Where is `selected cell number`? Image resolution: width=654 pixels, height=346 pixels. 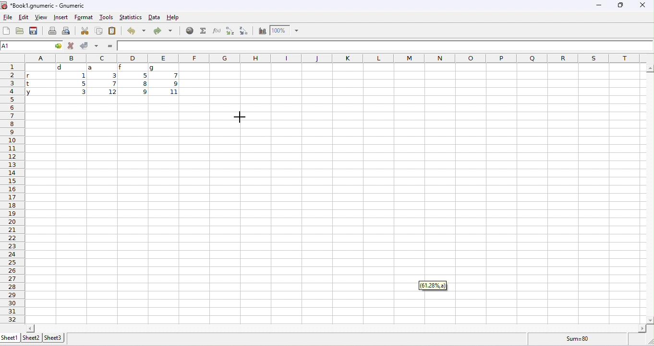 selected cell number is located at coordinates (25, 46).